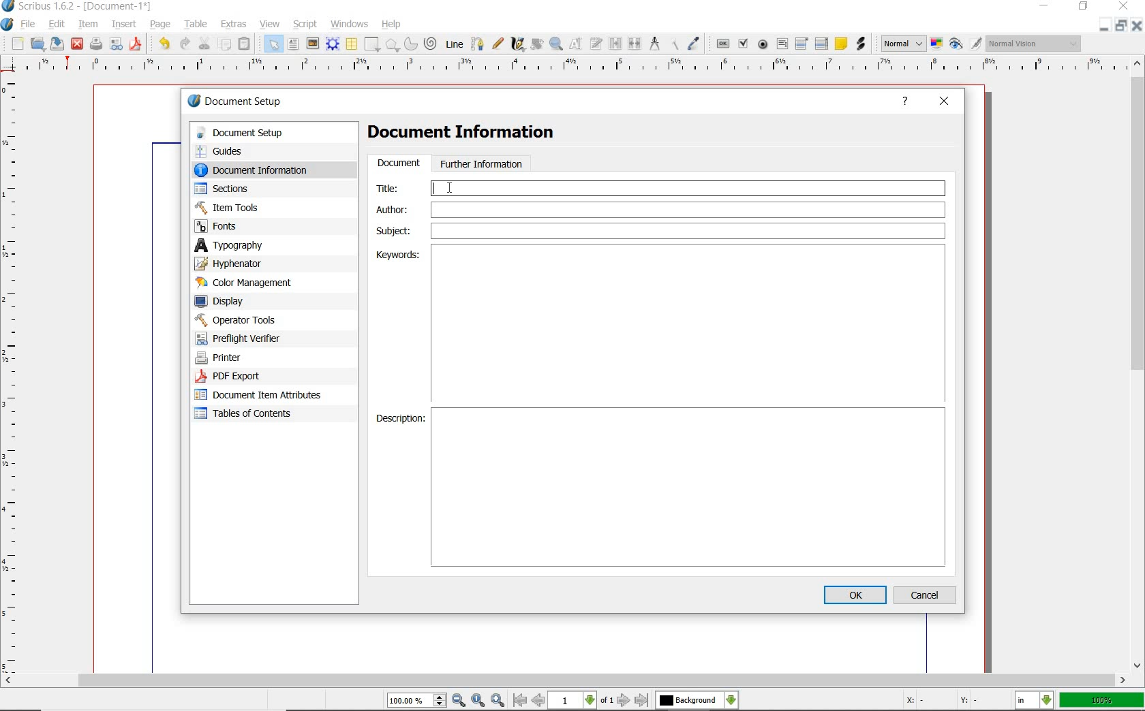 The image size is (1145, 711). What do you see at coordinates (1105, 27) in the screenshot?
I see `close` at bounding box center [1105, 27].